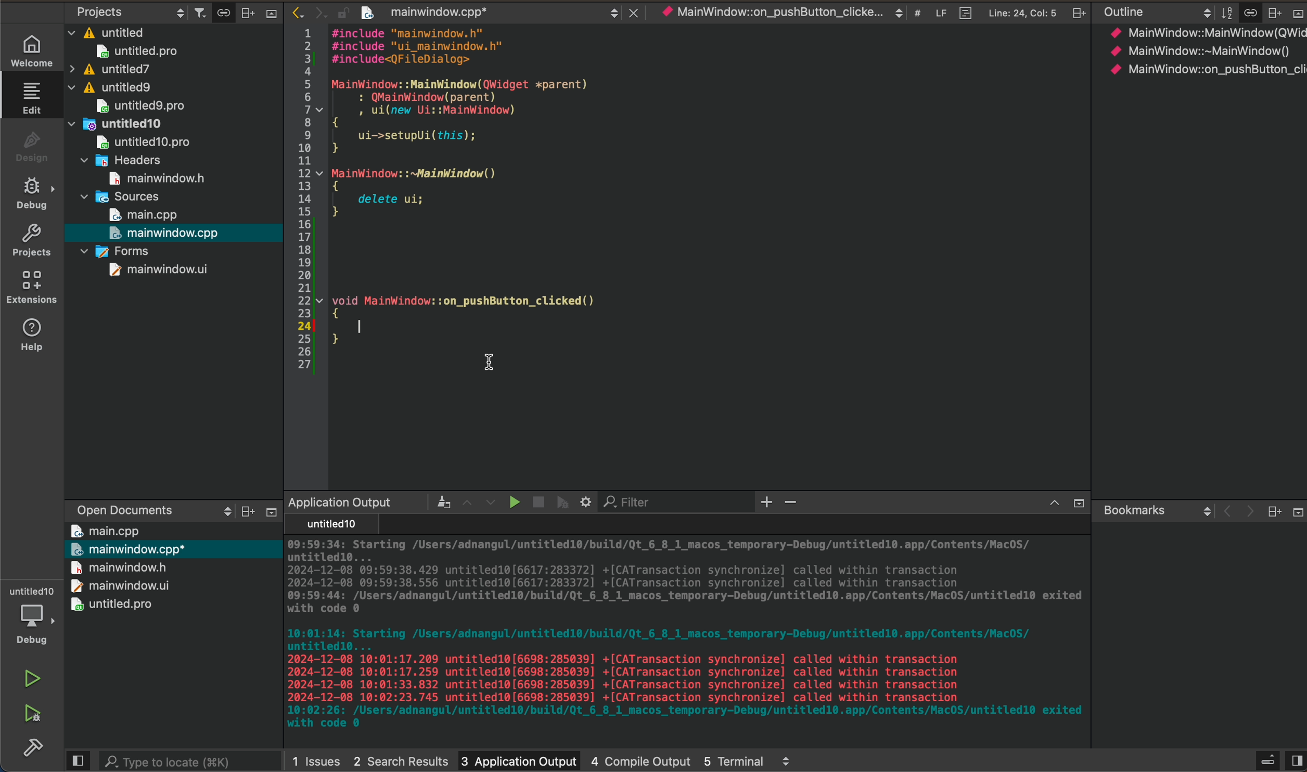 The image size is (1307, 772). What do you see at coordinates (31, 718) in the screenshot?
I see `run and debug` at bounding box center [31, 718].